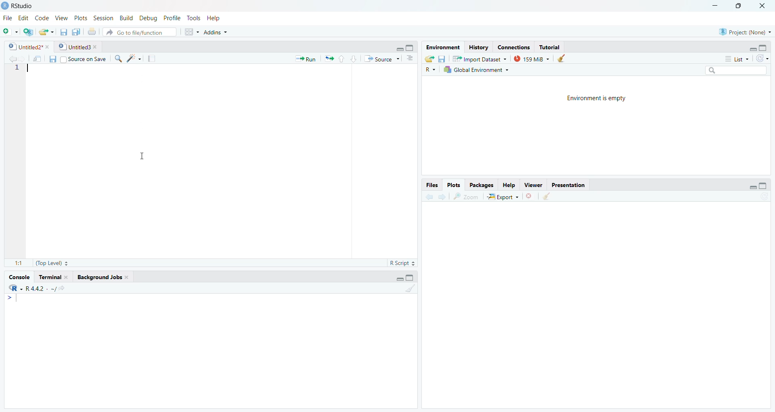 The height and width of the screenshot is (412, 775). I want to click on Back, so click(9, 59).